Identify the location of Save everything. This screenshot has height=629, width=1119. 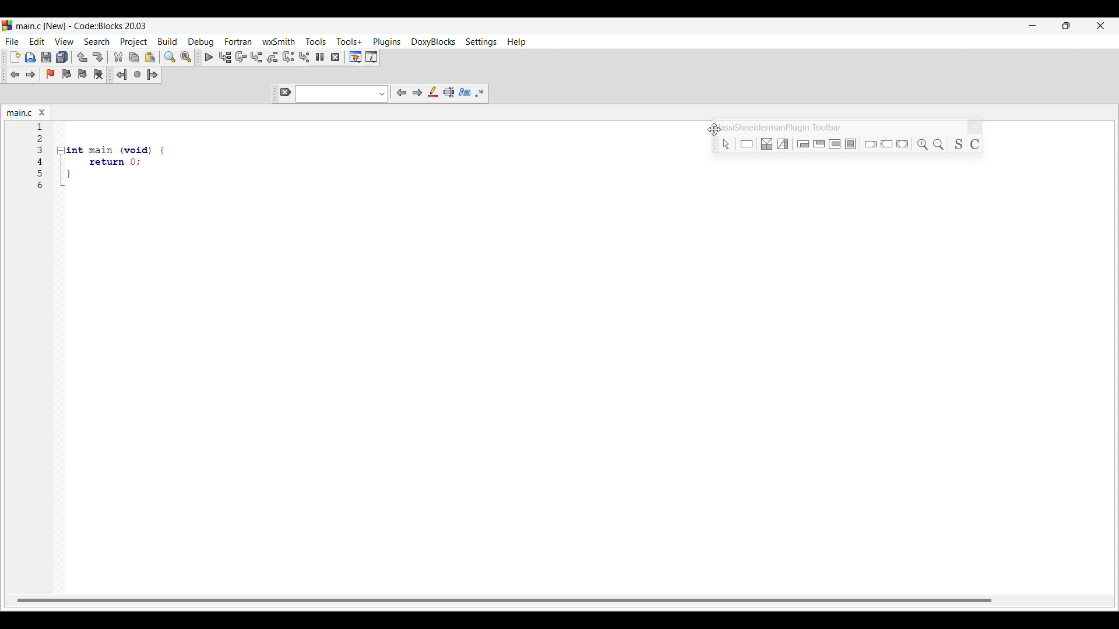
(62, 56).